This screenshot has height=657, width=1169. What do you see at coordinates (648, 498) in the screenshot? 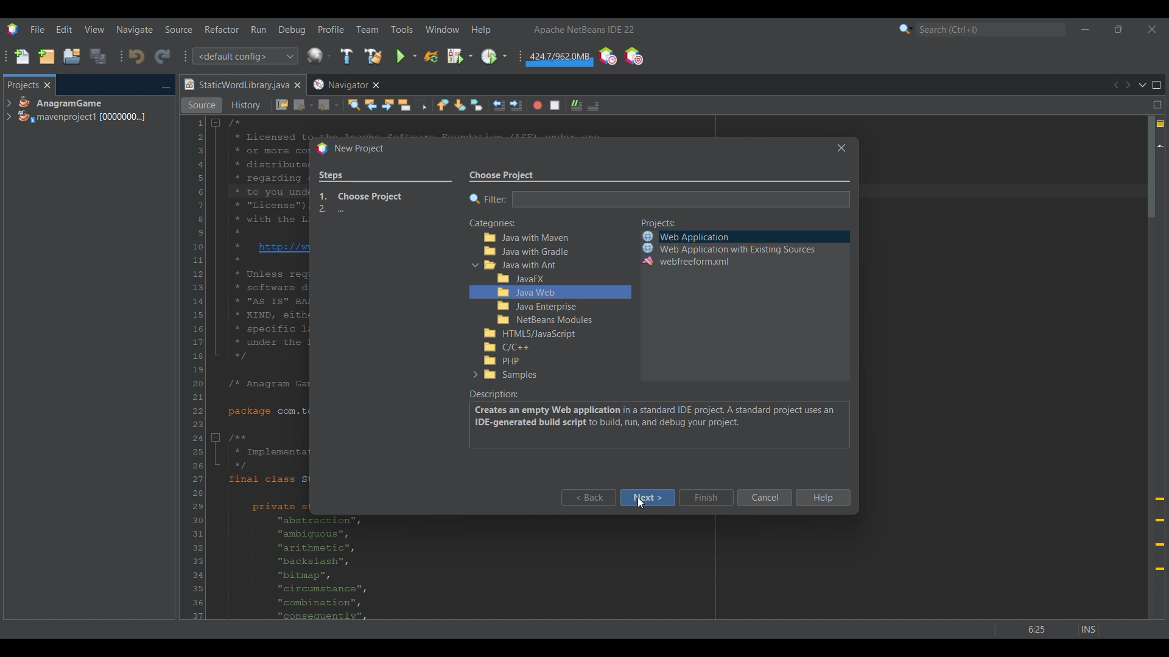
I see `Next highlighted by cursor` at bounding box center [648, 498].